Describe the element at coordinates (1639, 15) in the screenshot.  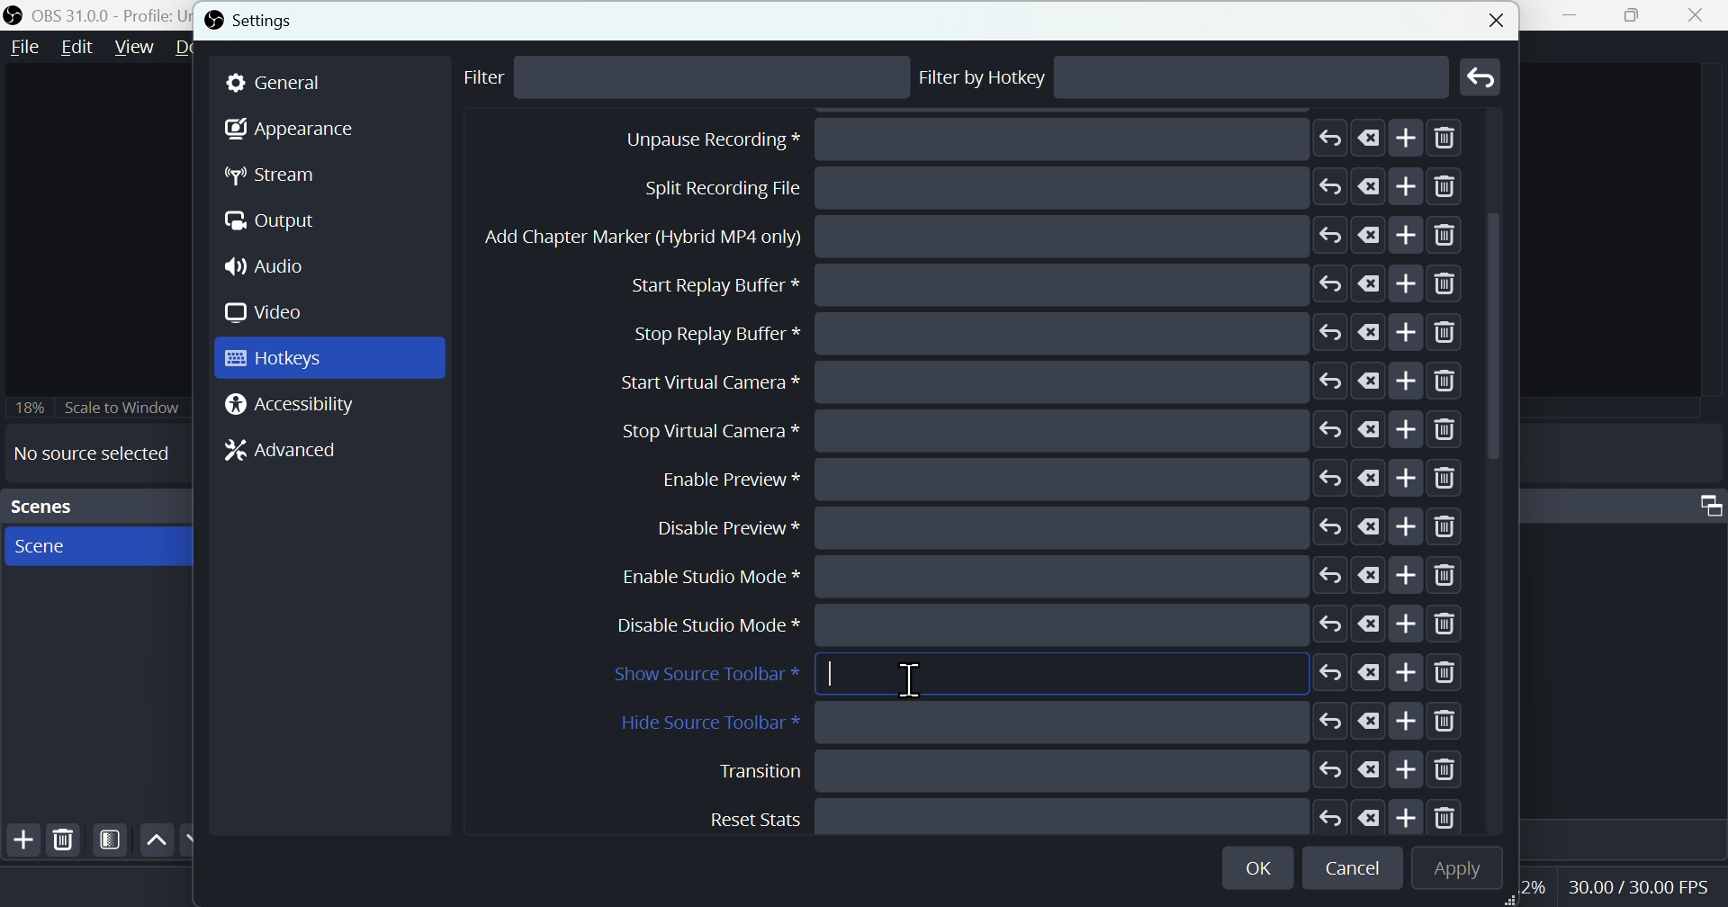
I see `Maximise` at that location.